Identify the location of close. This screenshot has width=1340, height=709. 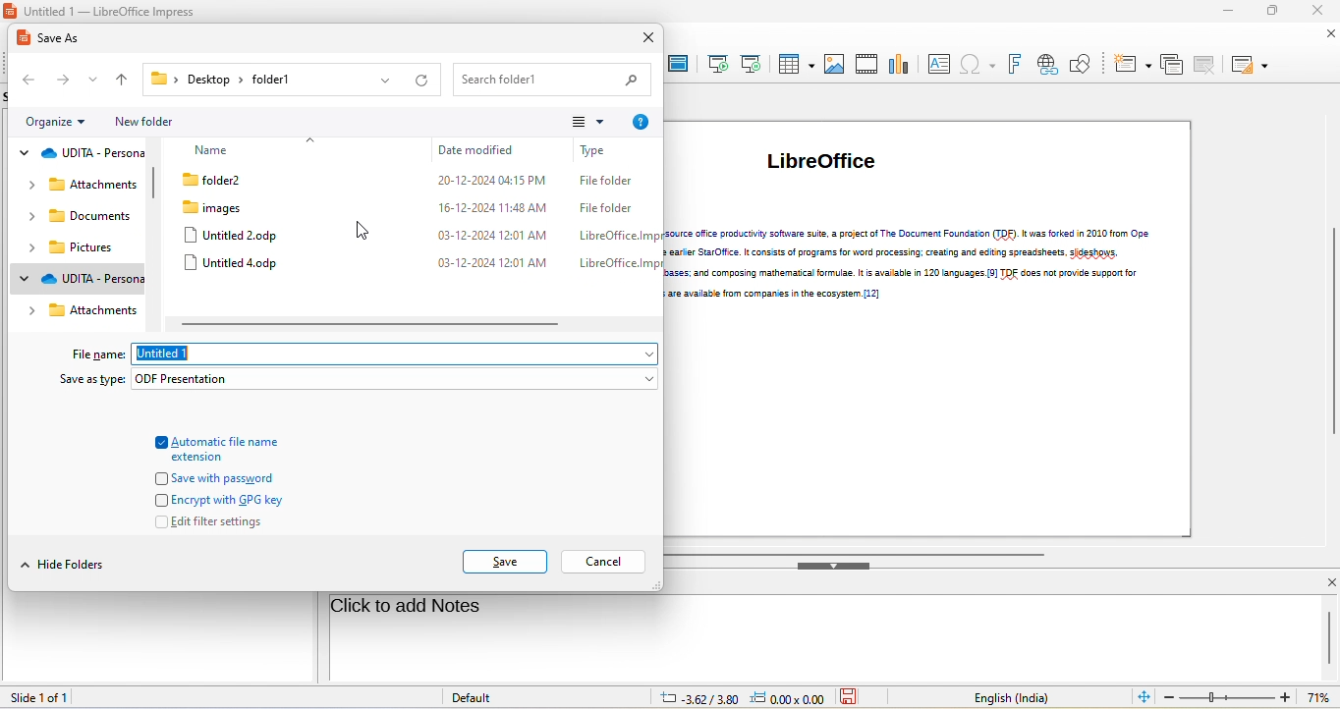
(644, 39).